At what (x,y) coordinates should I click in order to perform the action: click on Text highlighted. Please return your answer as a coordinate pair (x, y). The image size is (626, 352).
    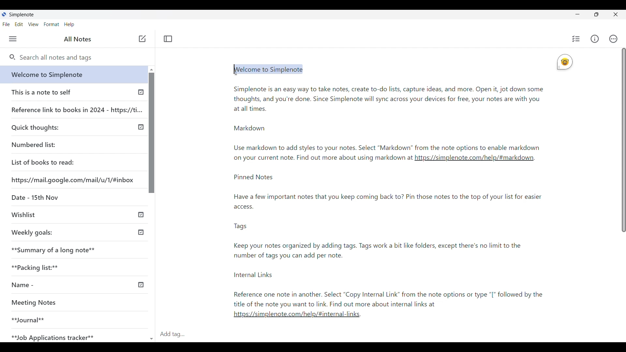
    Looking at the image, I should click on (271, 70).